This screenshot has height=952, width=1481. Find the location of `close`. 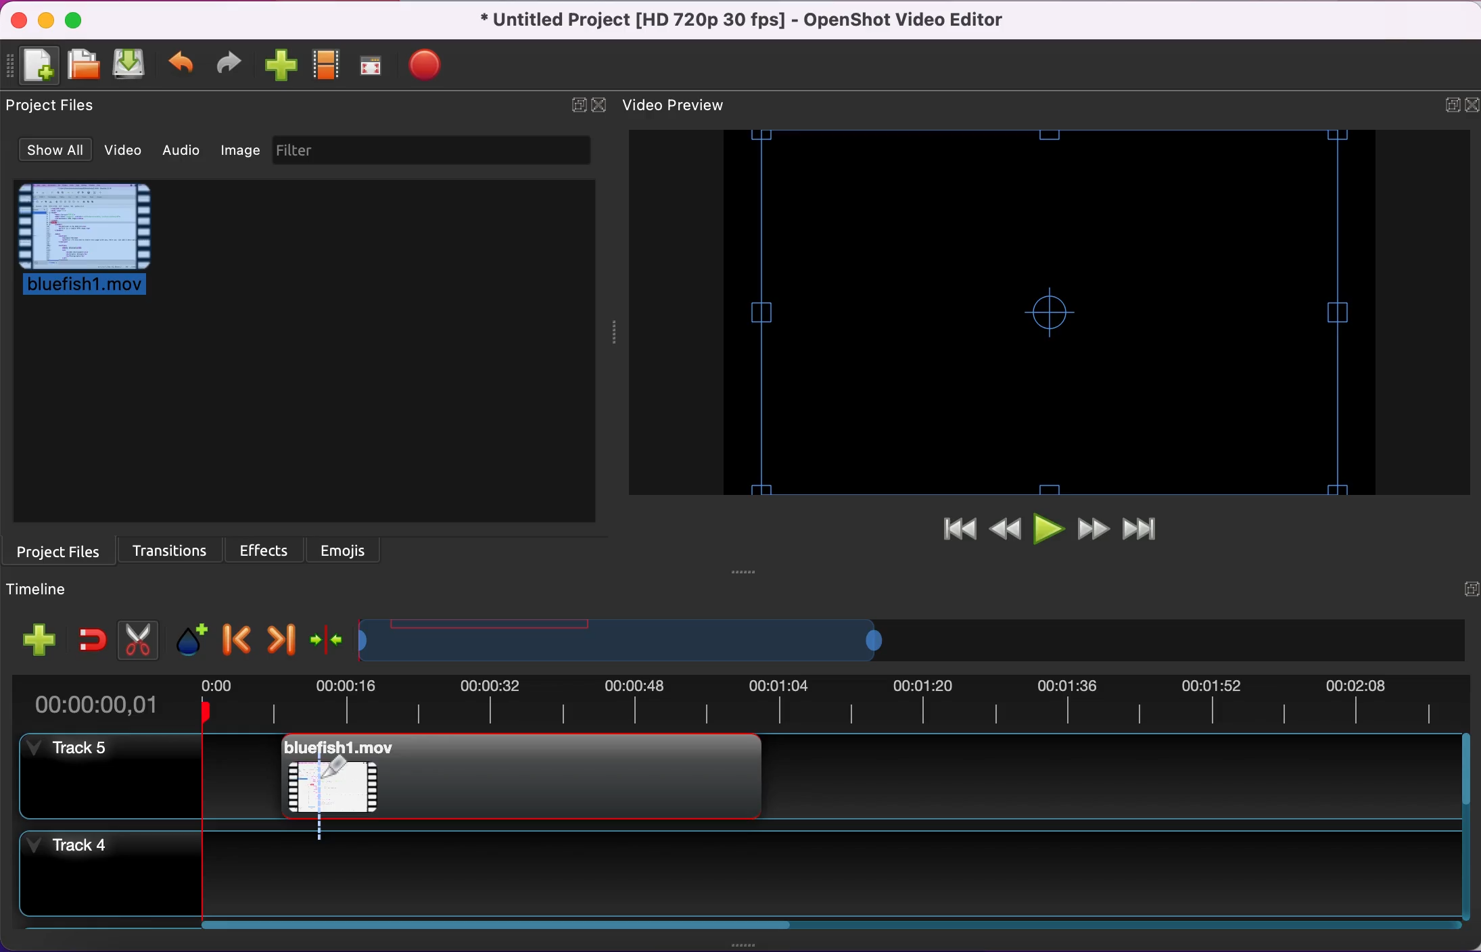

close is located at coordinates (18, 20).